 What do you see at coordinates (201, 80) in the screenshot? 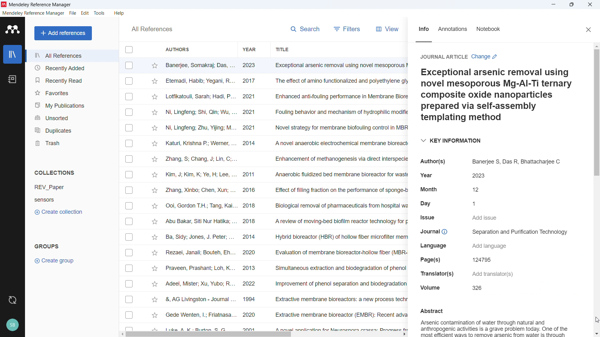
I see `etemadi,habib,yegani,r` at bounding box center [201, 80].